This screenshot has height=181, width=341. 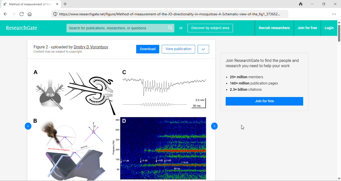 What do you see at coordinates (204, 49) in the screenshot?
I see `options` at bounding box center [204, 49].